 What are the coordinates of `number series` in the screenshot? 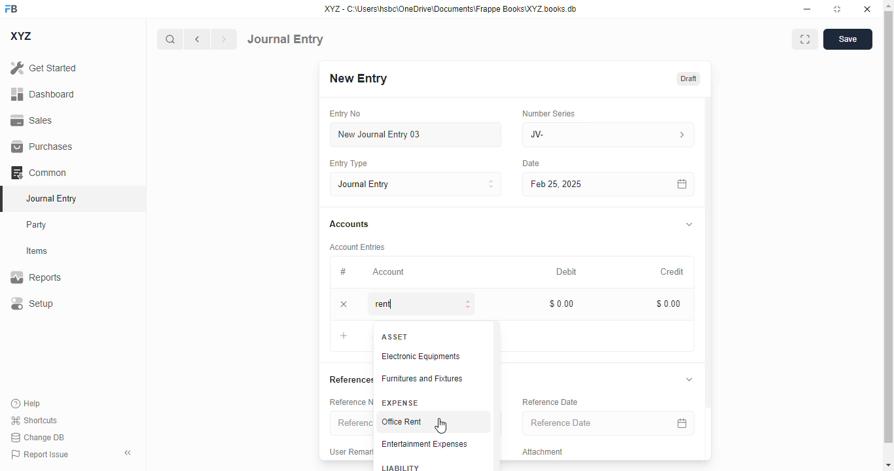 It's located at (546, 113).